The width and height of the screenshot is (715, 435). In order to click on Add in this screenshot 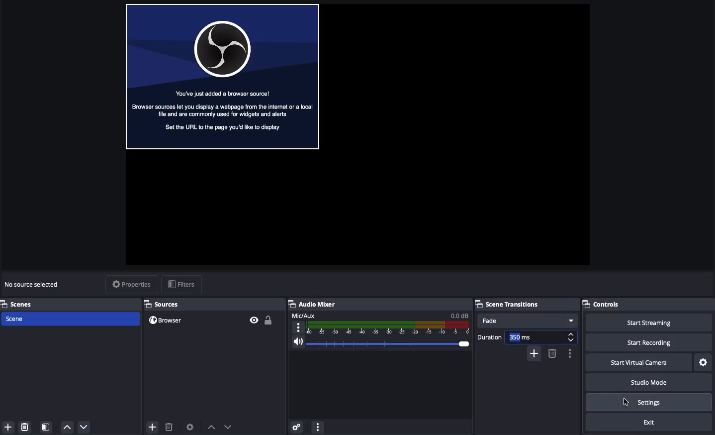, I will do `click(534, 354)`.